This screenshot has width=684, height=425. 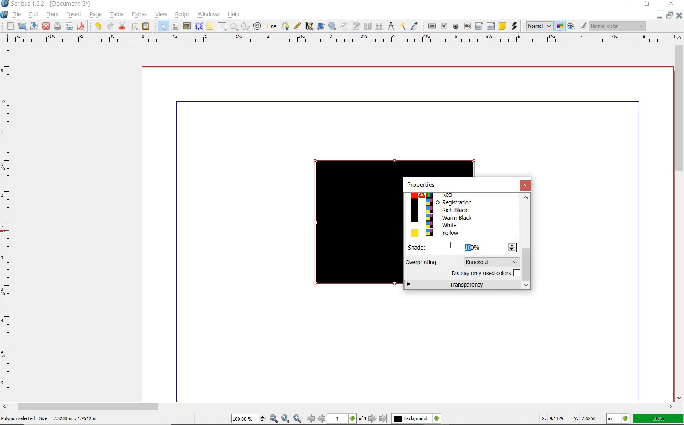 I want to click on pdf list box, so click(x=491, y=25).